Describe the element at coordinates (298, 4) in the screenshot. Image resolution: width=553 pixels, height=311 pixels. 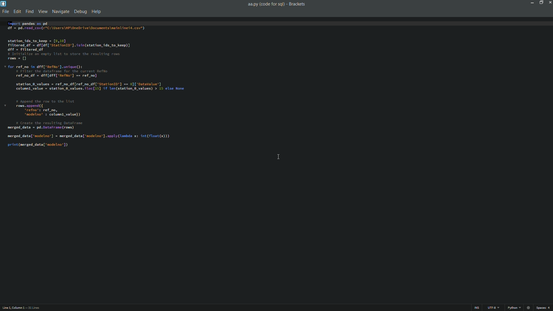
I see `app name` at that location.